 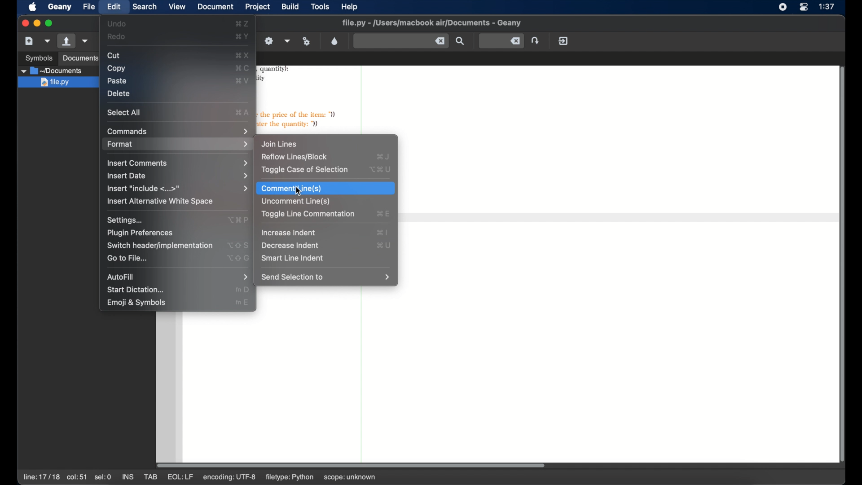 What do you see at coordinates (307, 41) in the screenshot?
I see `run or view current file` at bounding box center [307, 41].